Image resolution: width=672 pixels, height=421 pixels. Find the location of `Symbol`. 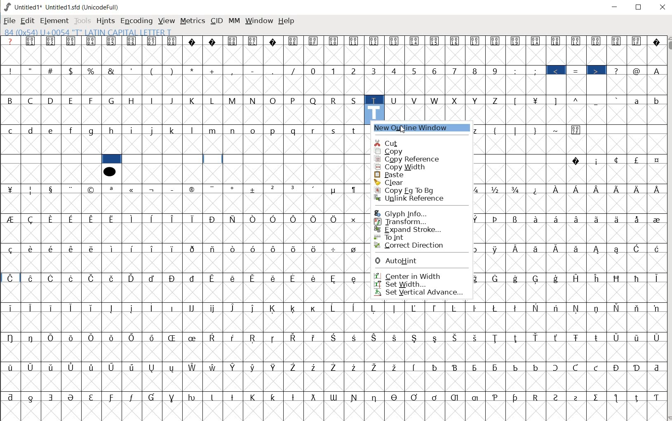

Symbol is located at coordinates (455, 42).